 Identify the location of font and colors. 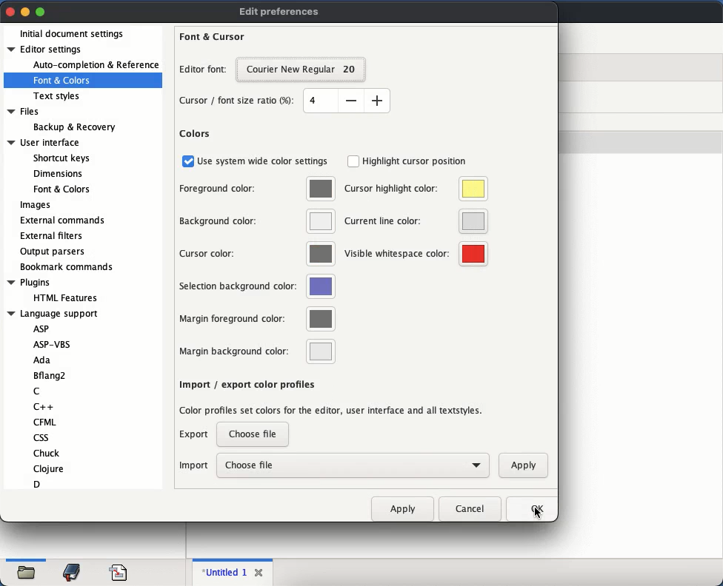
(63, 78).